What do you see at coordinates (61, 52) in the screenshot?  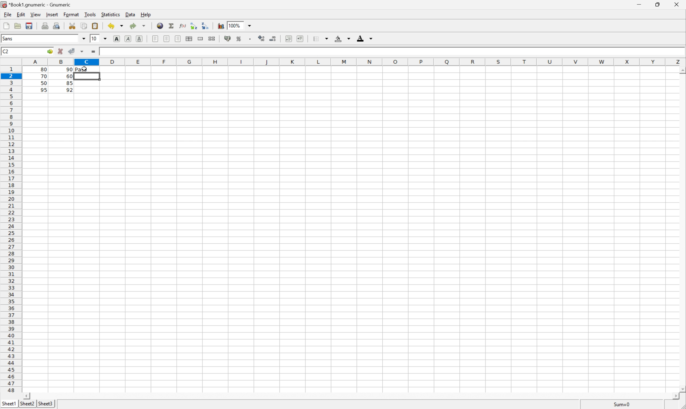 I see `Cancel changes` at bounding box center [61, 52].